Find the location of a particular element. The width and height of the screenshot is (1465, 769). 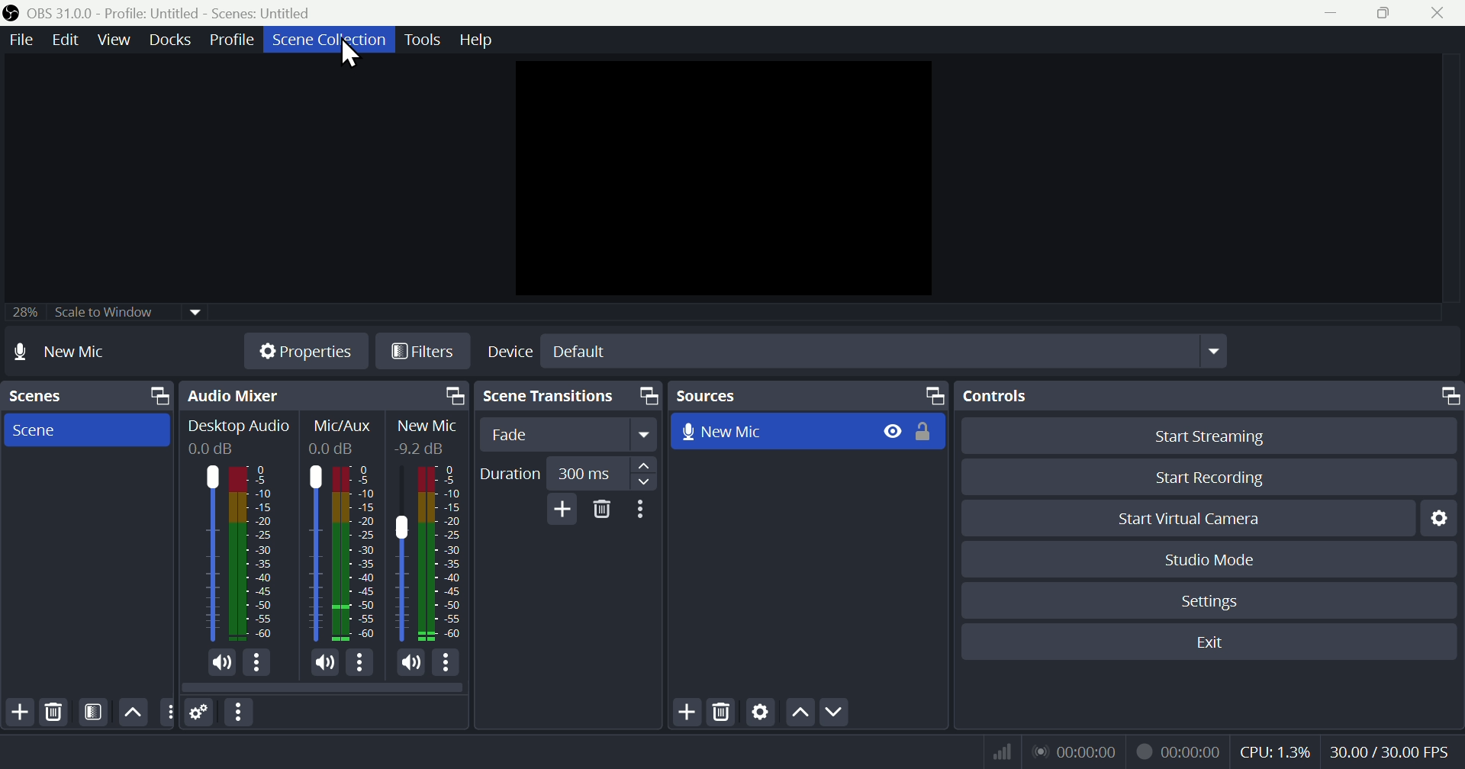

cursor is located at coordinates (351, 57).